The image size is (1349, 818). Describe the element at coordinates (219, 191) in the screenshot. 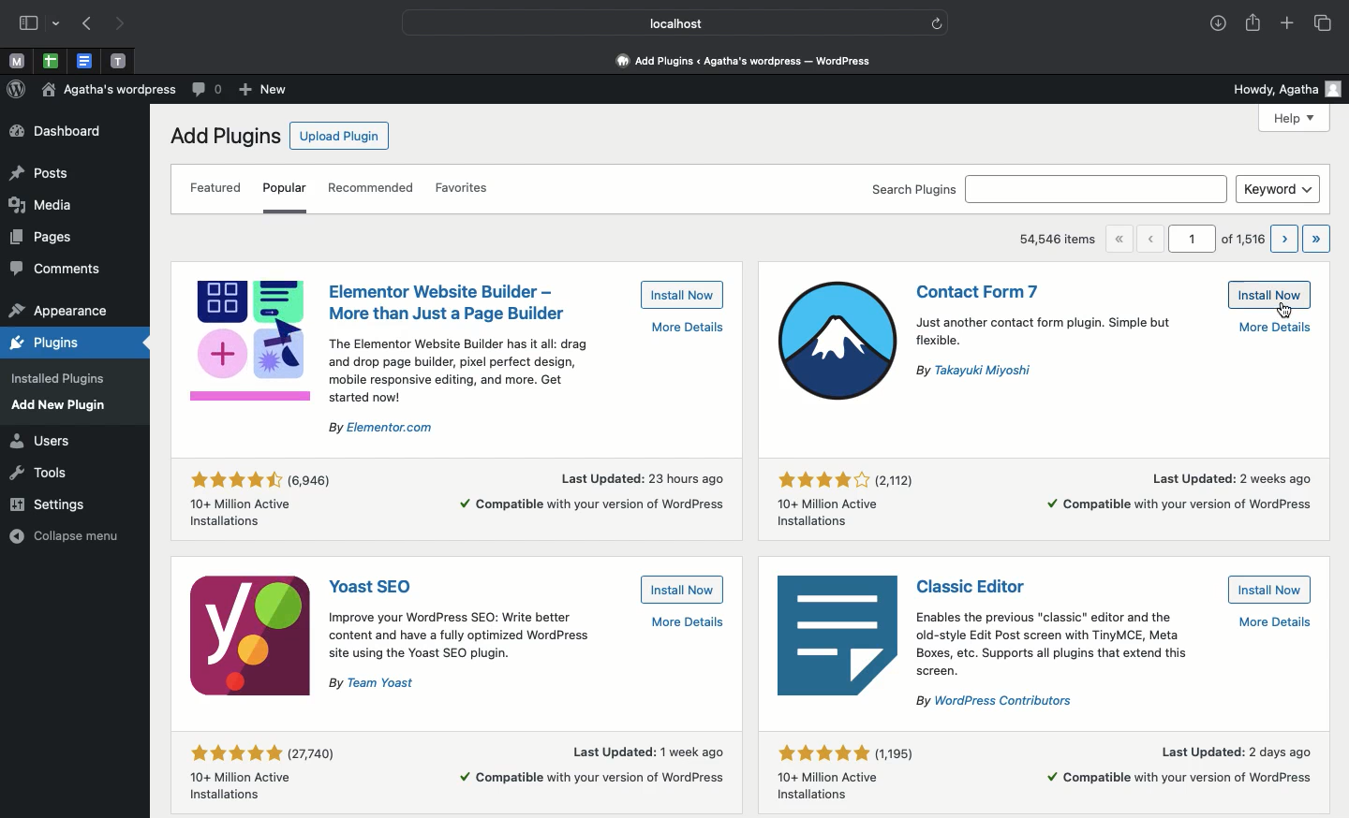

I see `Featured` at that location.